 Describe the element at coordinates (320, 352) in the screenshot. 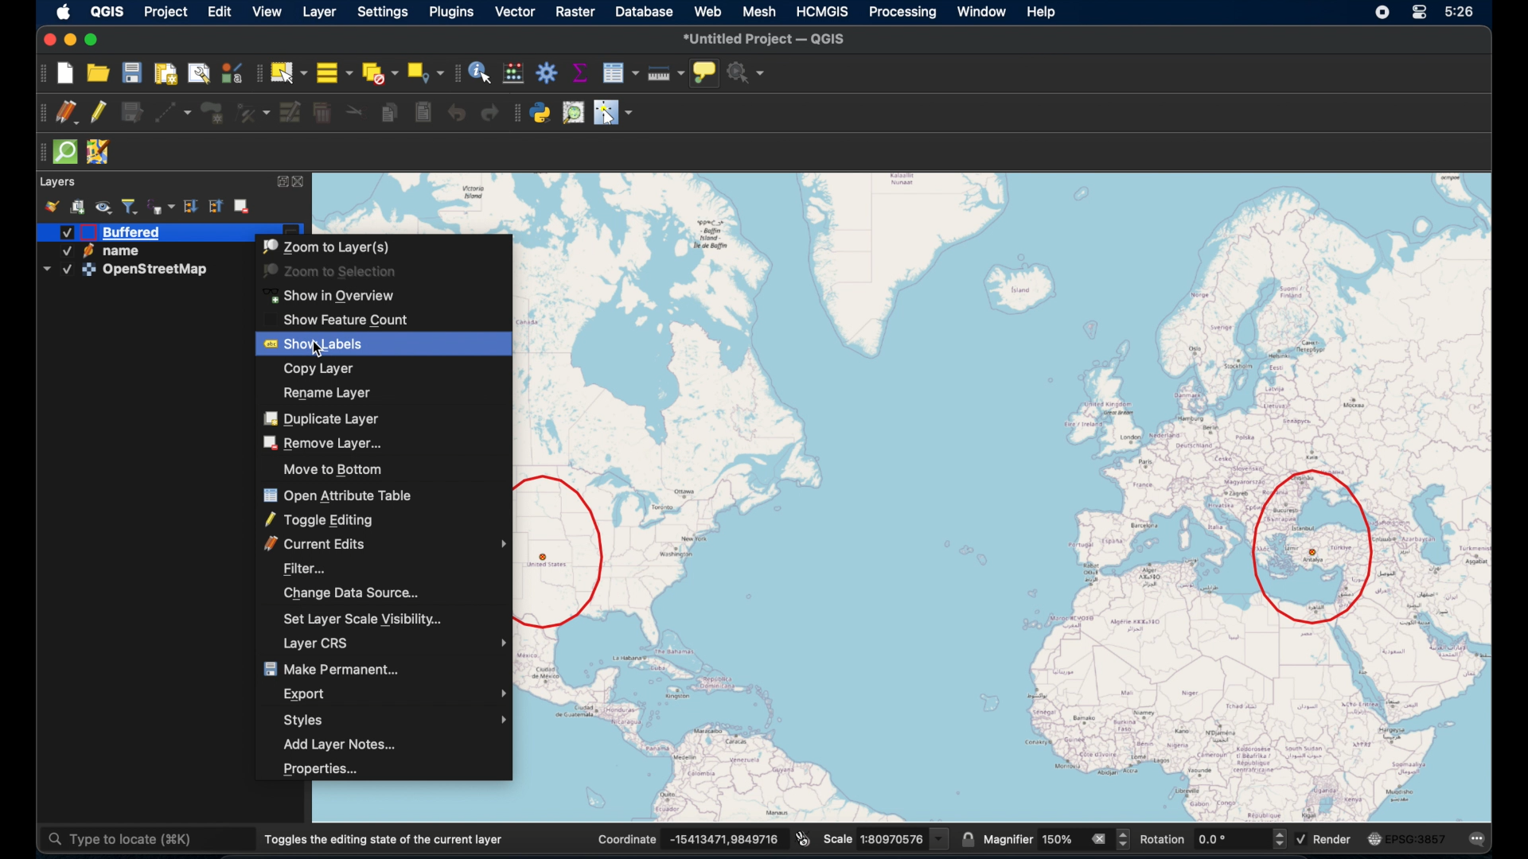

I see `cursor` at that location.